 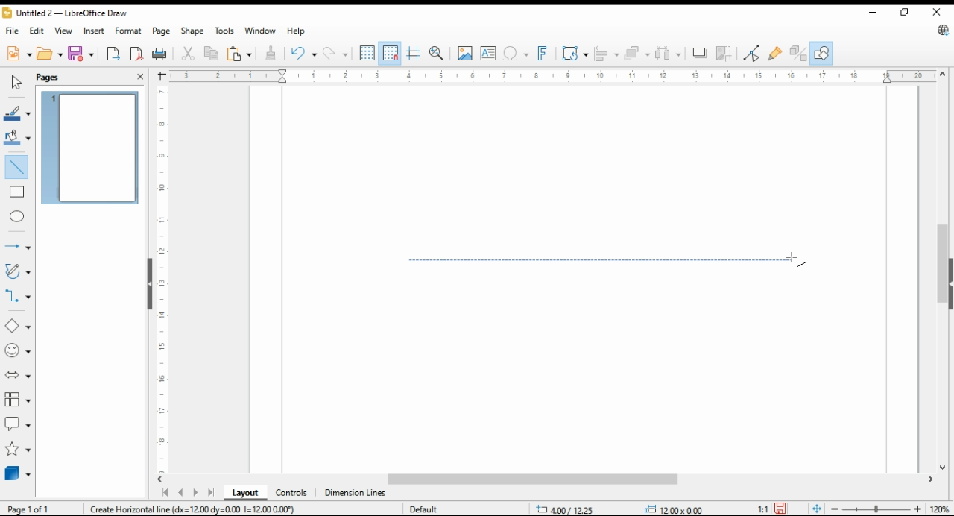 What do you see at coordinates (541, 54) in the screenshot?
I see `insert fontwork text` at bounding box center [541, 54].